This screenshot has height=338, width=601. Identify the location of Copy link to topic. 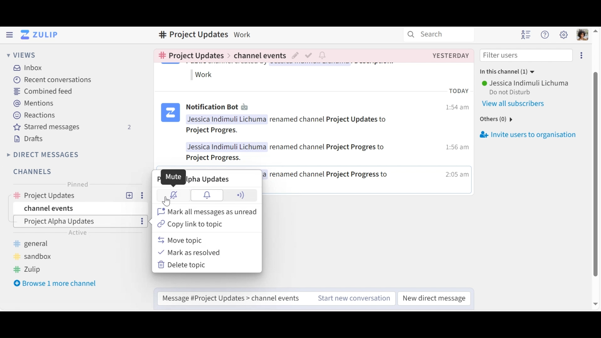
(189, 224).